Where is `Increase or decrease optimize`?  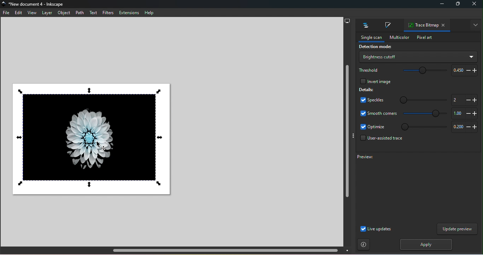 Increase or decrease optimize is located at coordinates (463, 127).